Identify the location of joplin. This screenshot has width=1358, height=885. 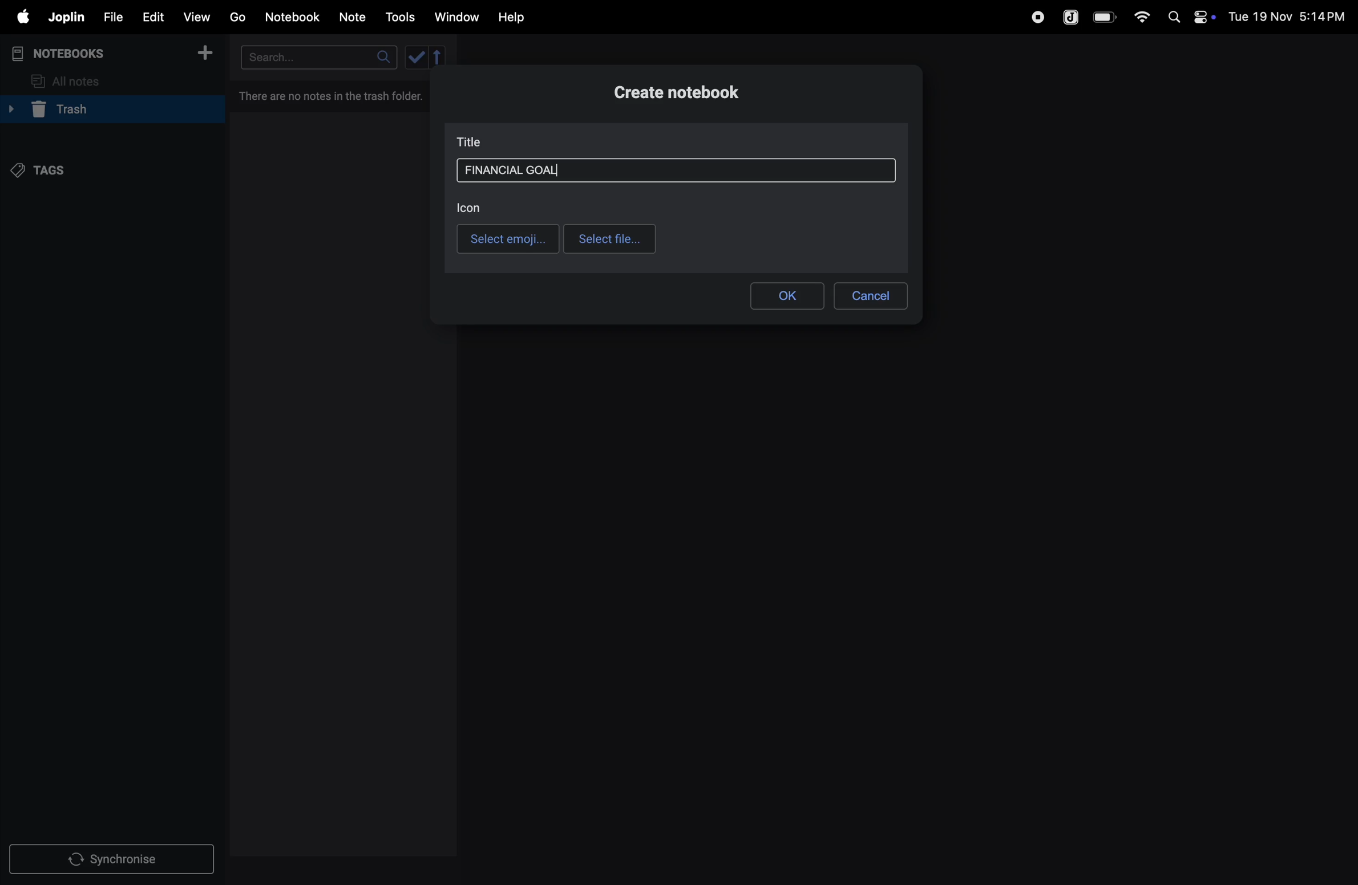
(1072, 16).